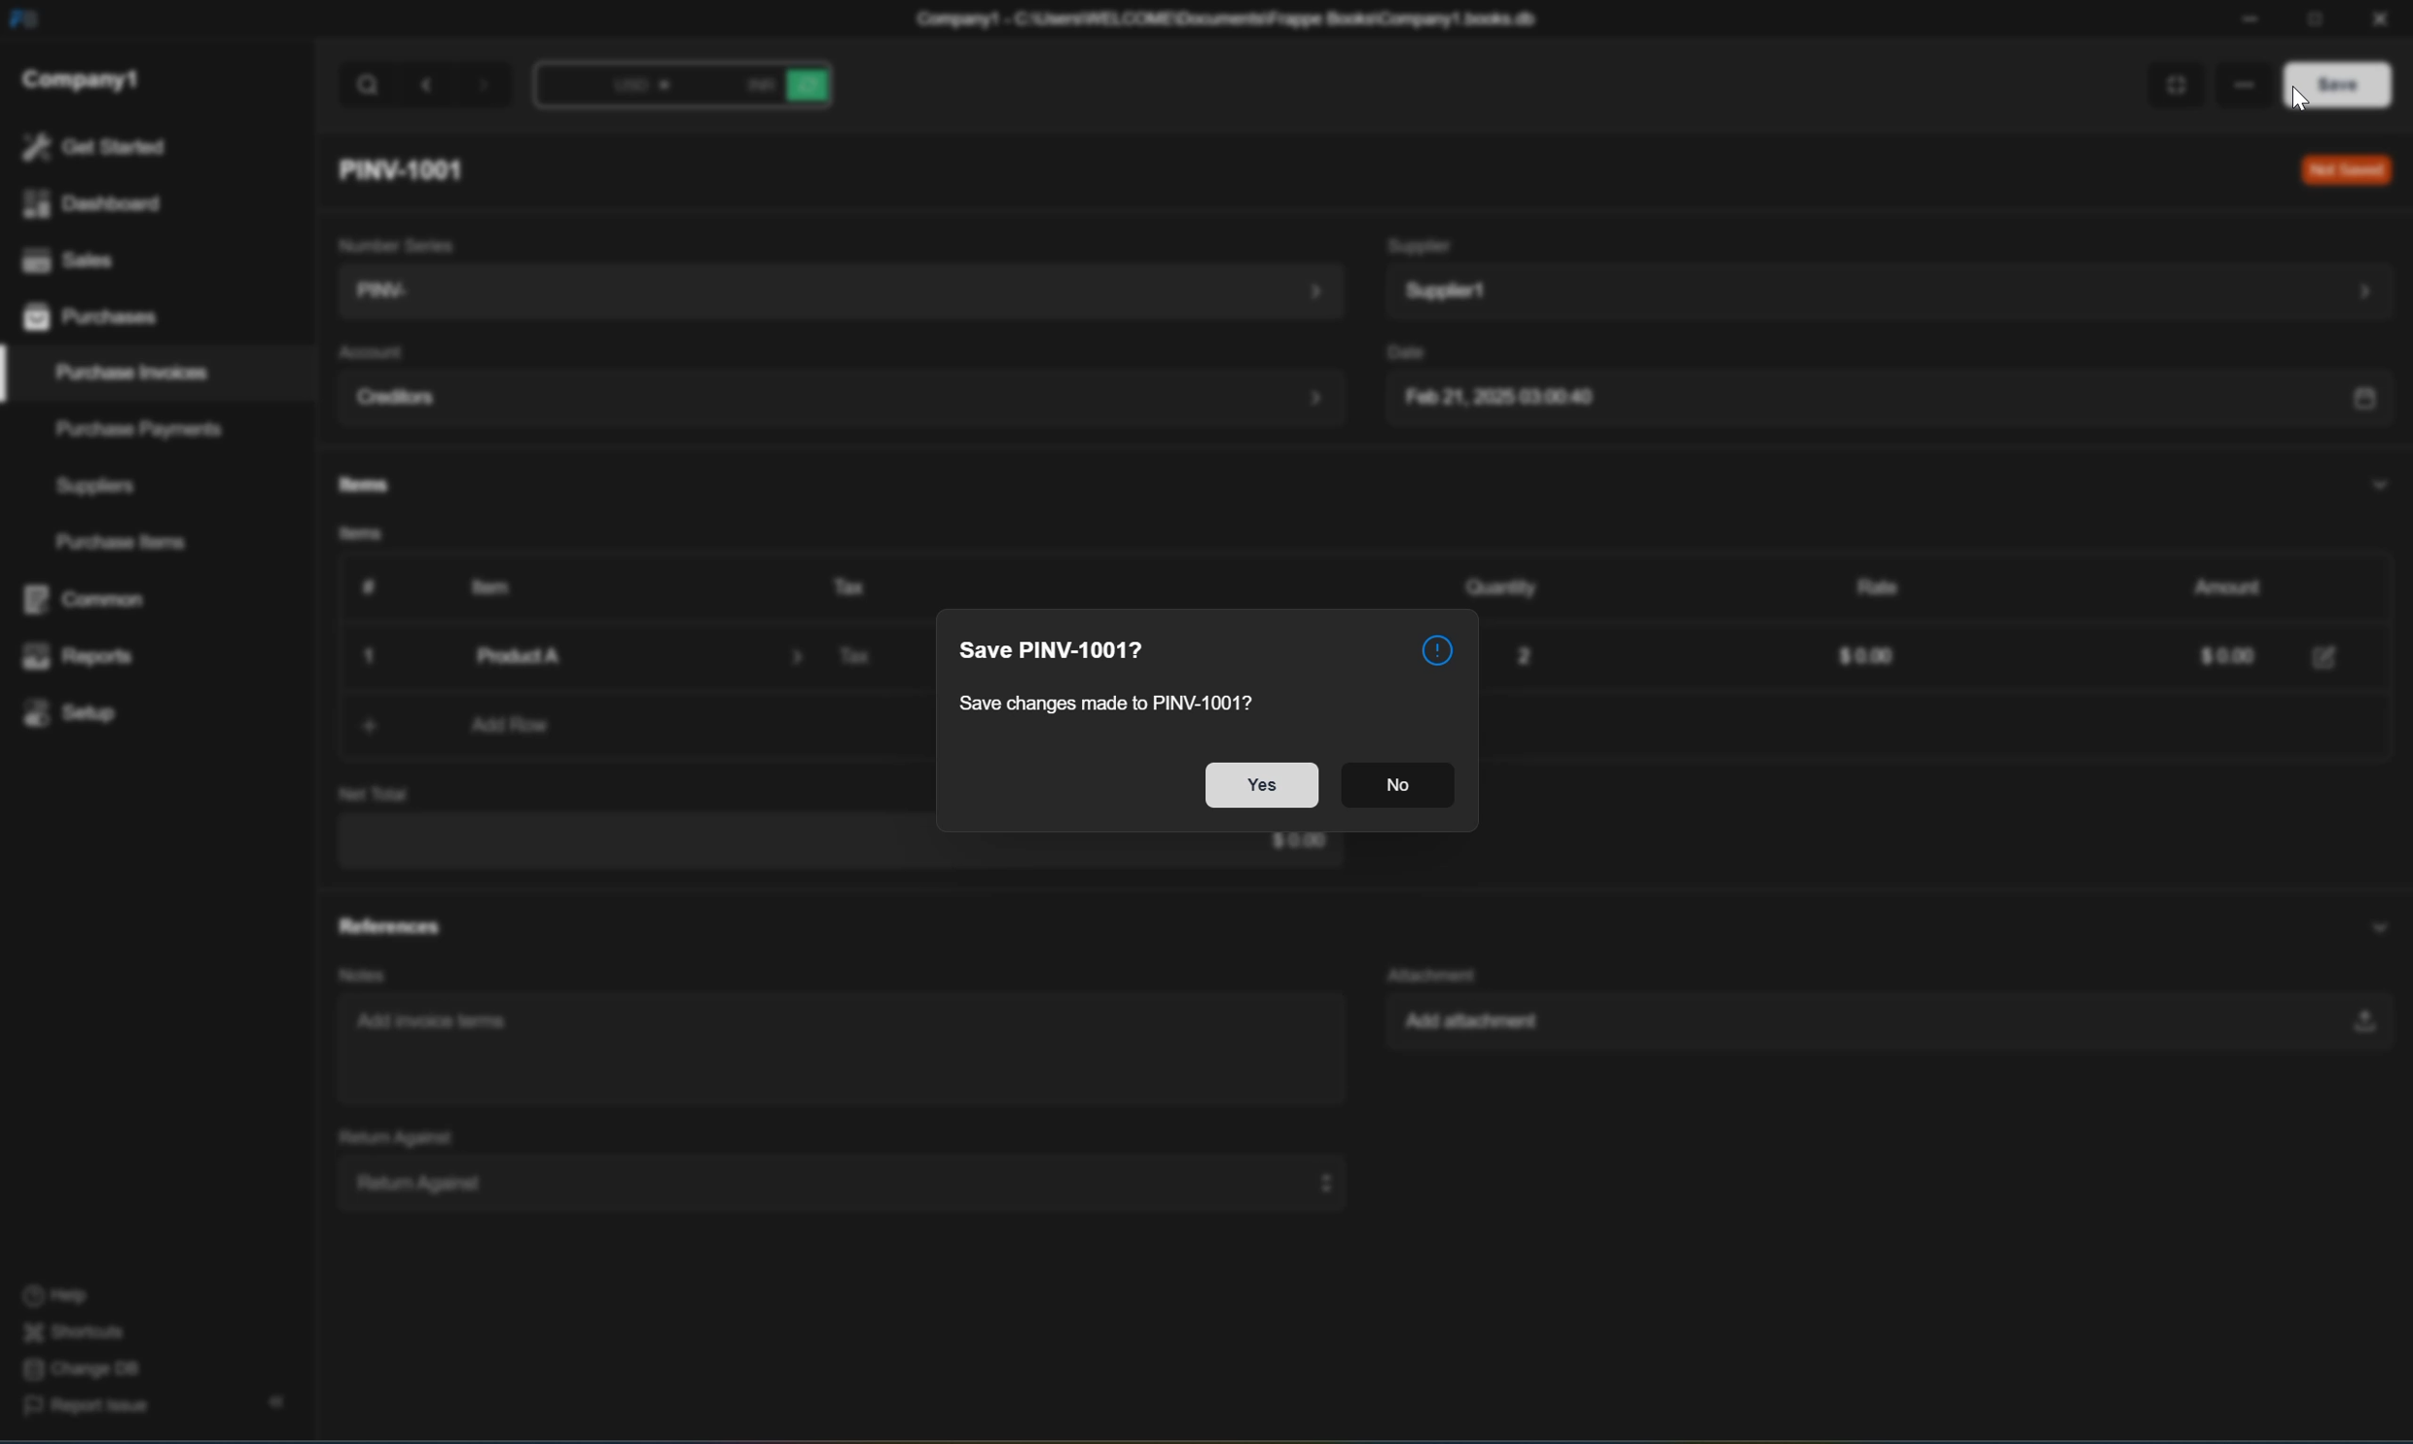 The image size is (2413, 1444). Describe the element at coordinates (613, 90) in the screenshot. I see `Button` at that location.